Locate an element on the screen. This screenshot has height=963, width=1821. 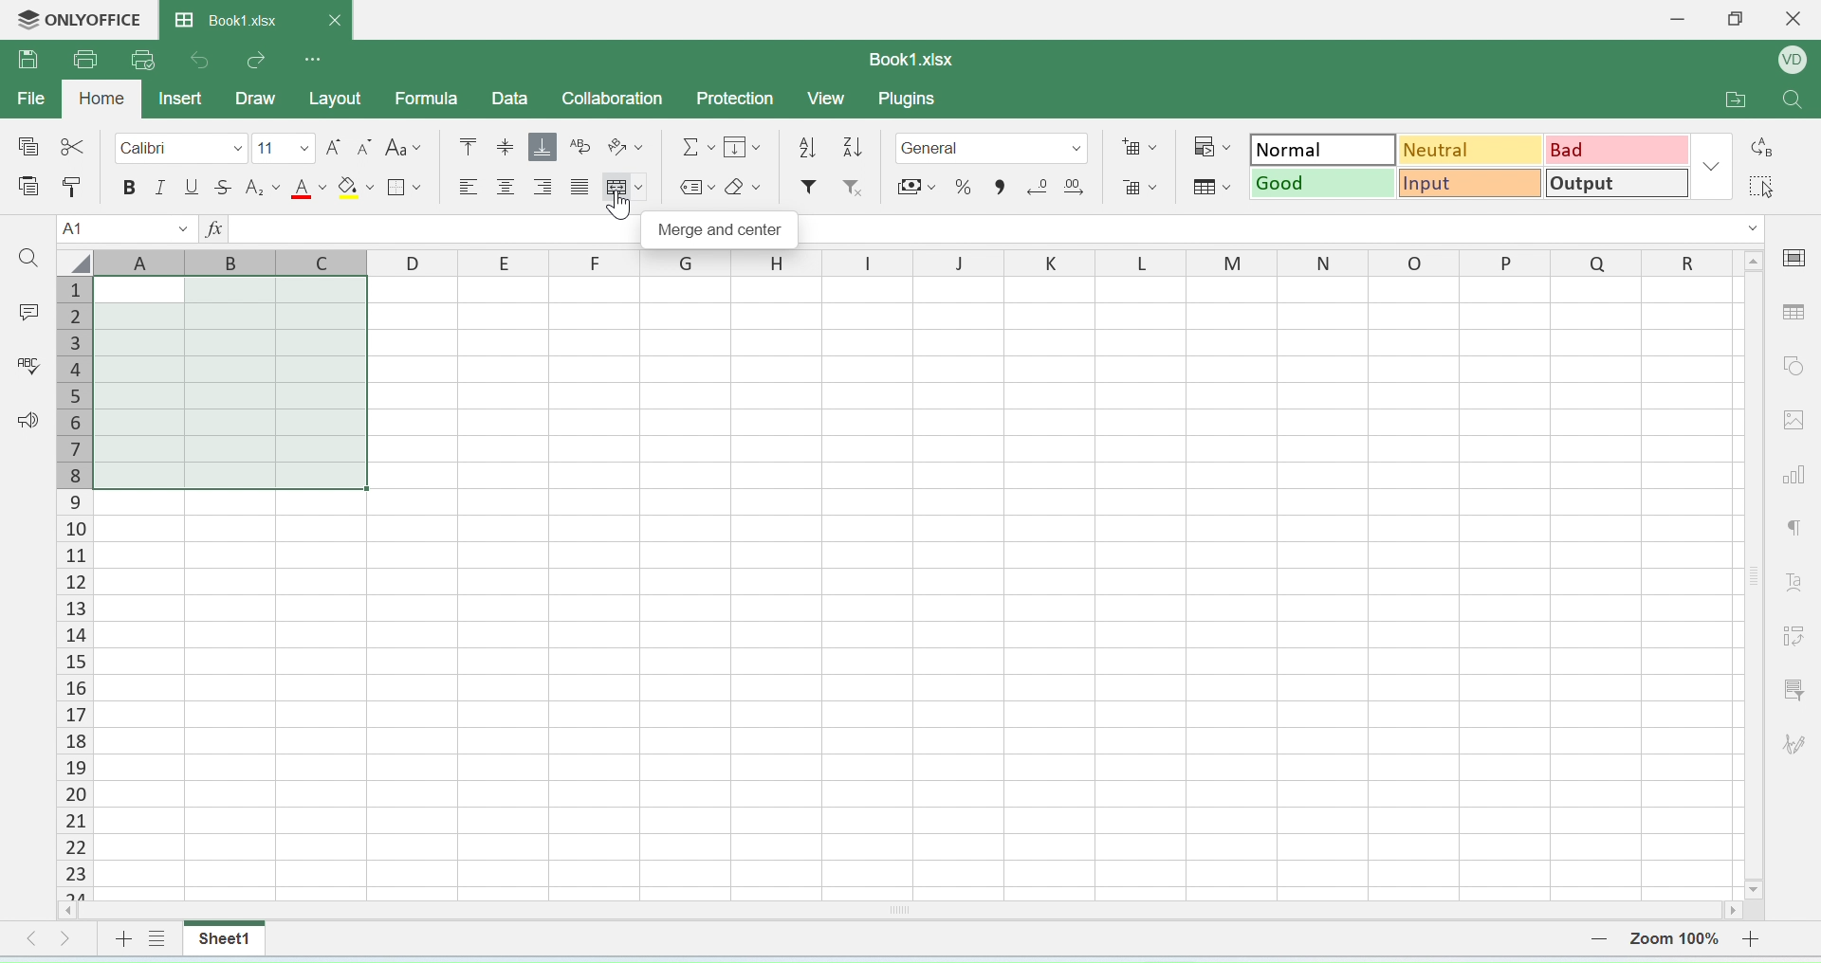
output is located at coordinates (1617, 183).